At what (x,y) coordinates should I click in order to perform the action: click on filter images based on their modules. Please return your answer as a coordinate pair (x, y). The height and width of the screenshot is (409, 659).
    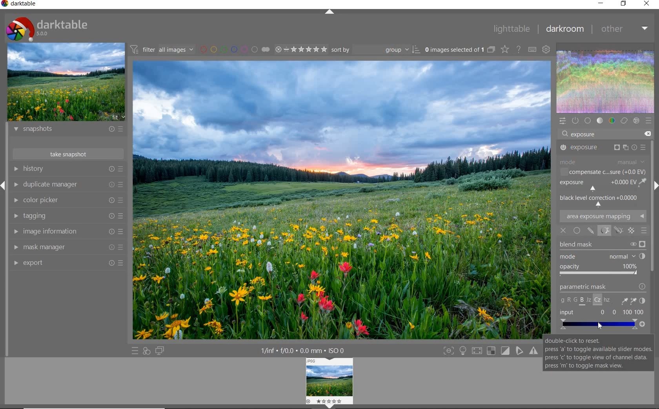
    Looking at the image, I should click on (163, 49).